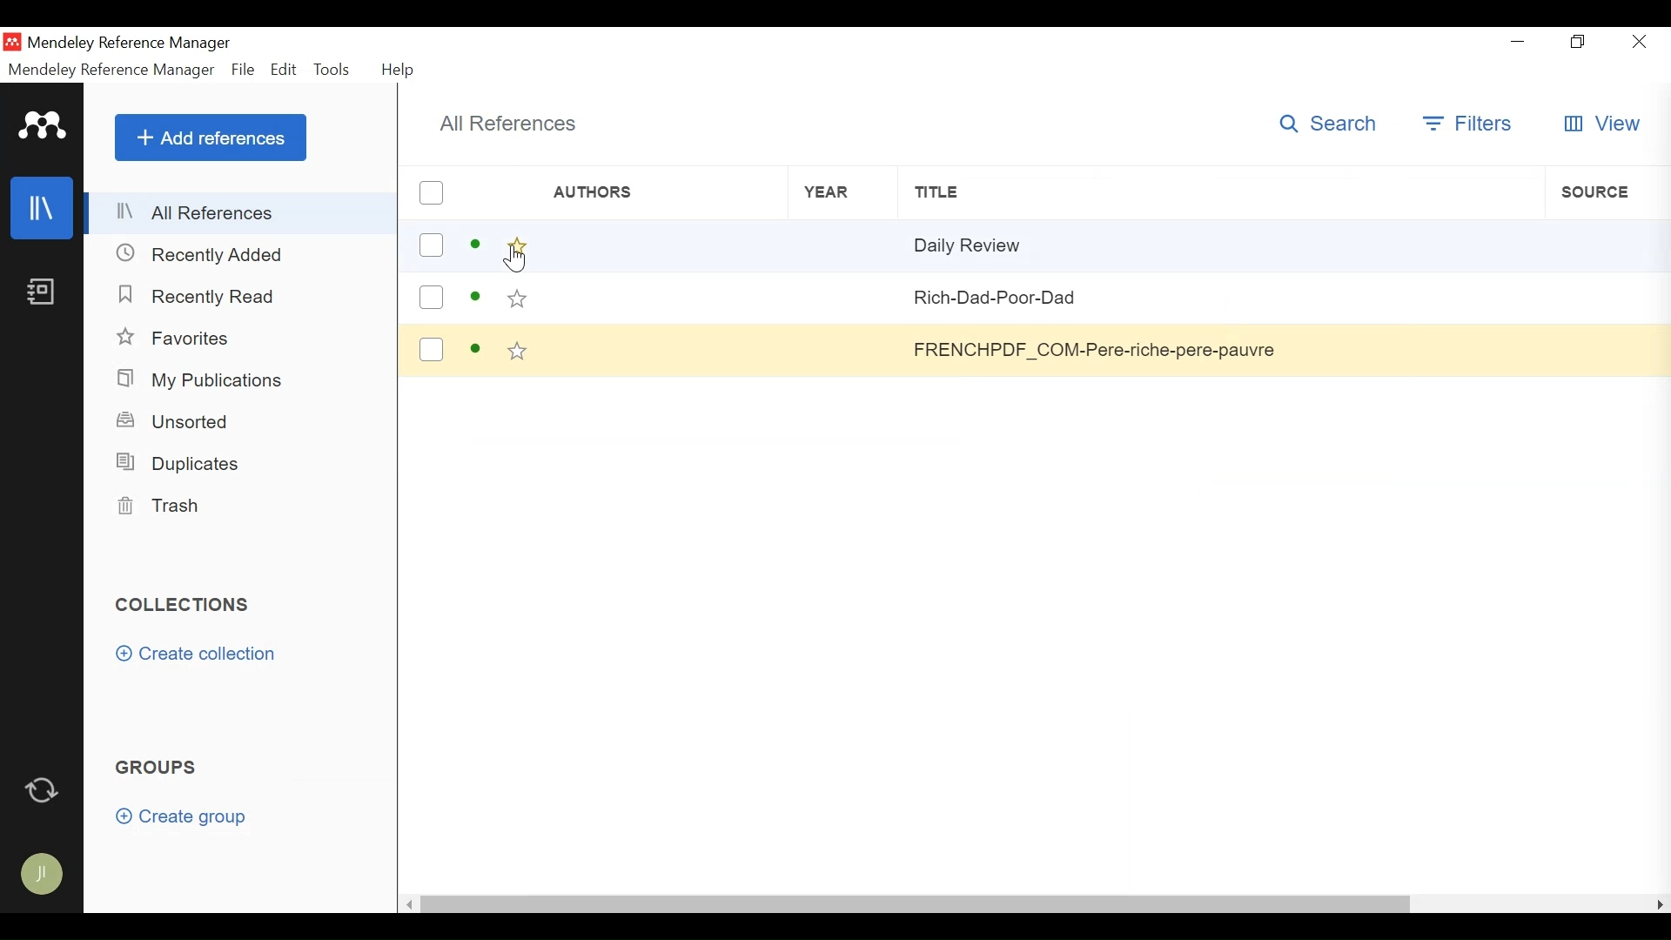 This screenshot has height=940, width=1671. What do you see at coordinates (180, 816) in the screenshot?
I see `Create group` at bounding box center [180, 816].